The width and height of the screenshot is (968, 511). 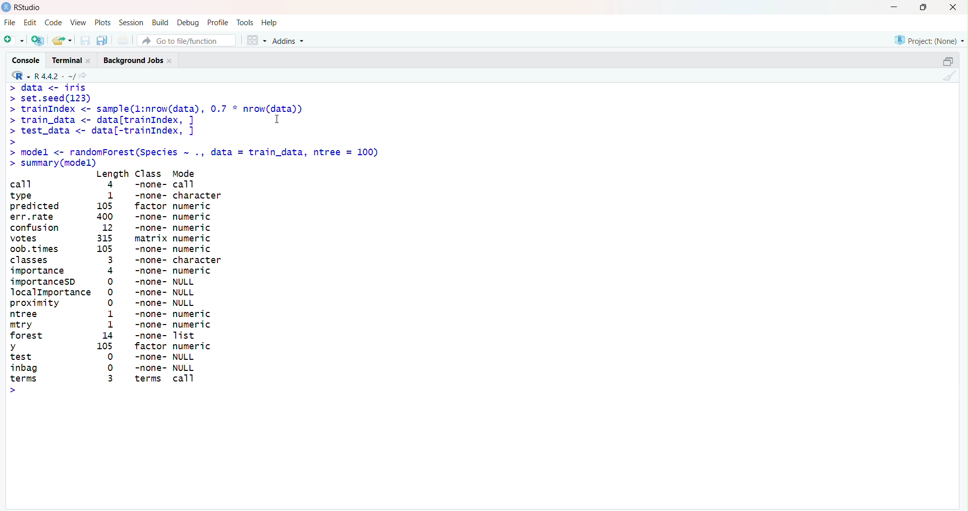 What do you see at coordinates (948, 77) in the screenshot?
I see `Clear console (Ctrl + L)` at bounding box center [948, 77].